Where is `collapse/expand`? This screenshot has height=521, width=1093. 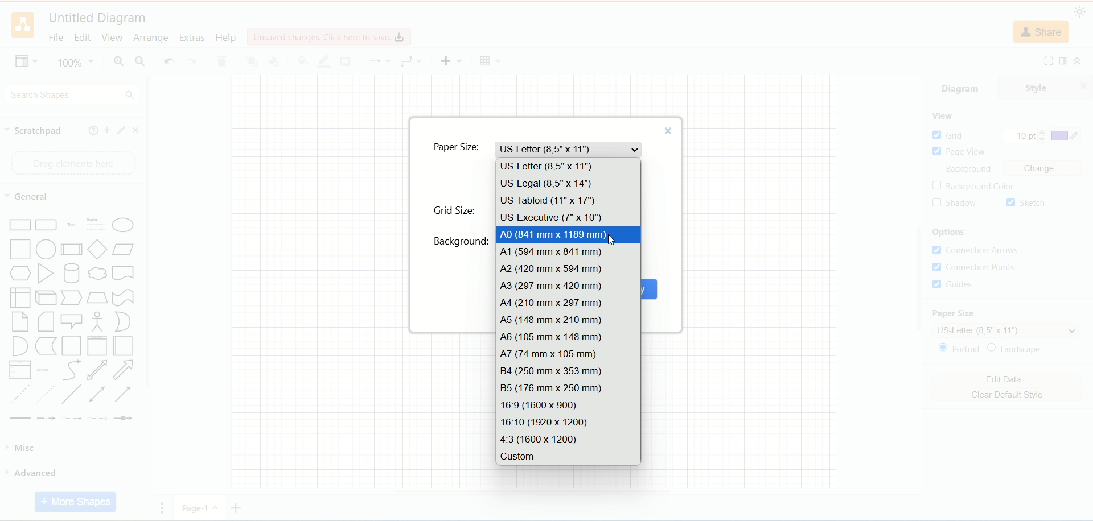
collapse/expand is located at coordinates (1082, 62).